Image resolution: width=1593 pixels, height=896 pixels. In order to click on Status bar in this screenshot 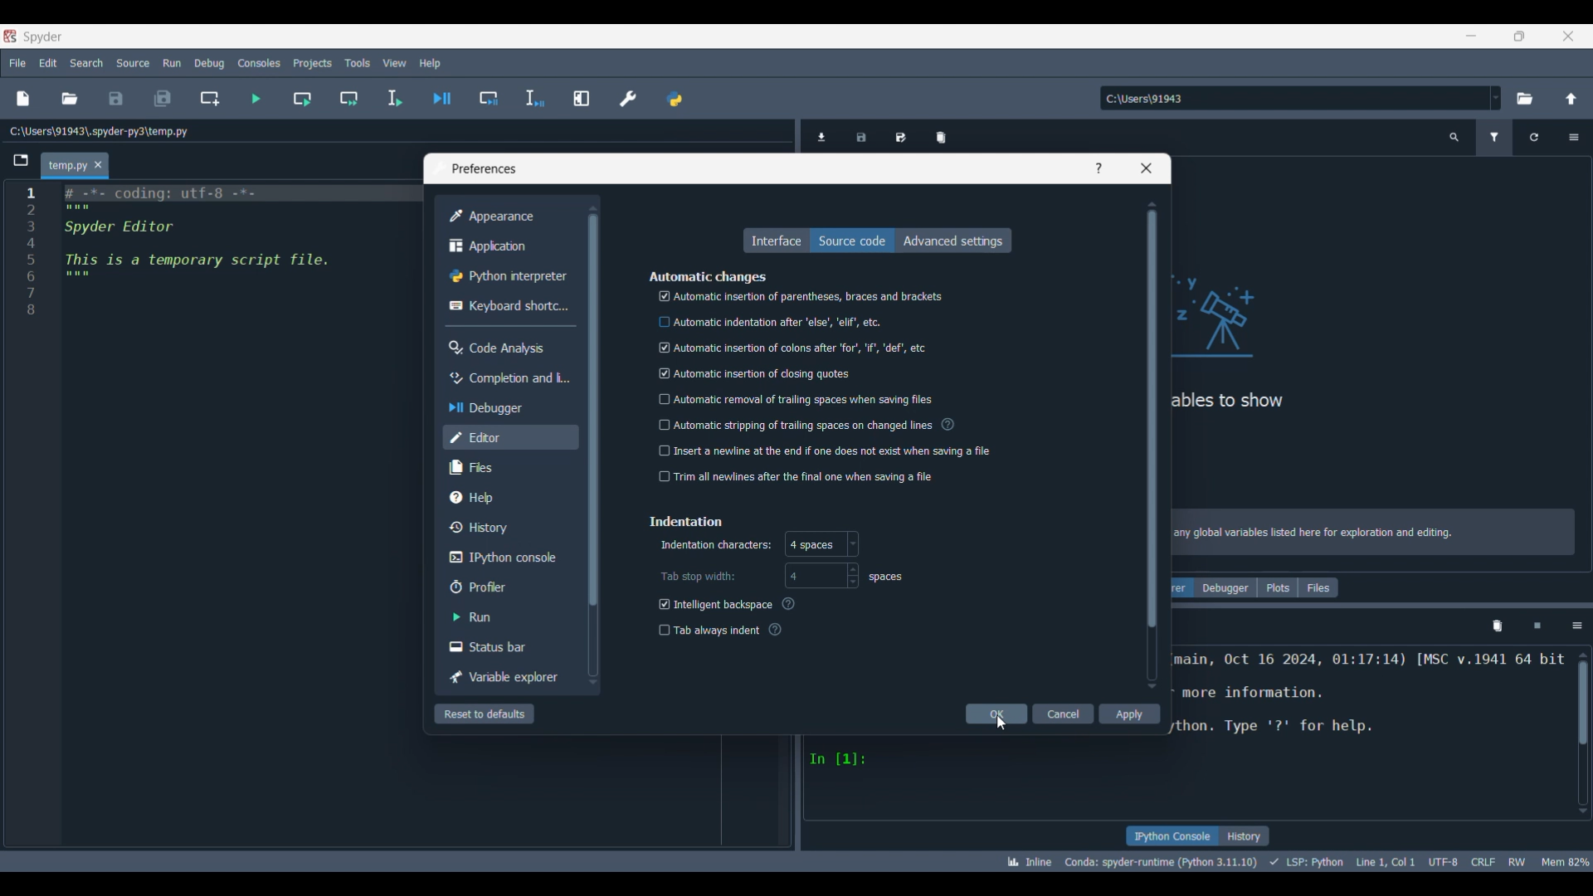, I will do `click(508, 647)`.